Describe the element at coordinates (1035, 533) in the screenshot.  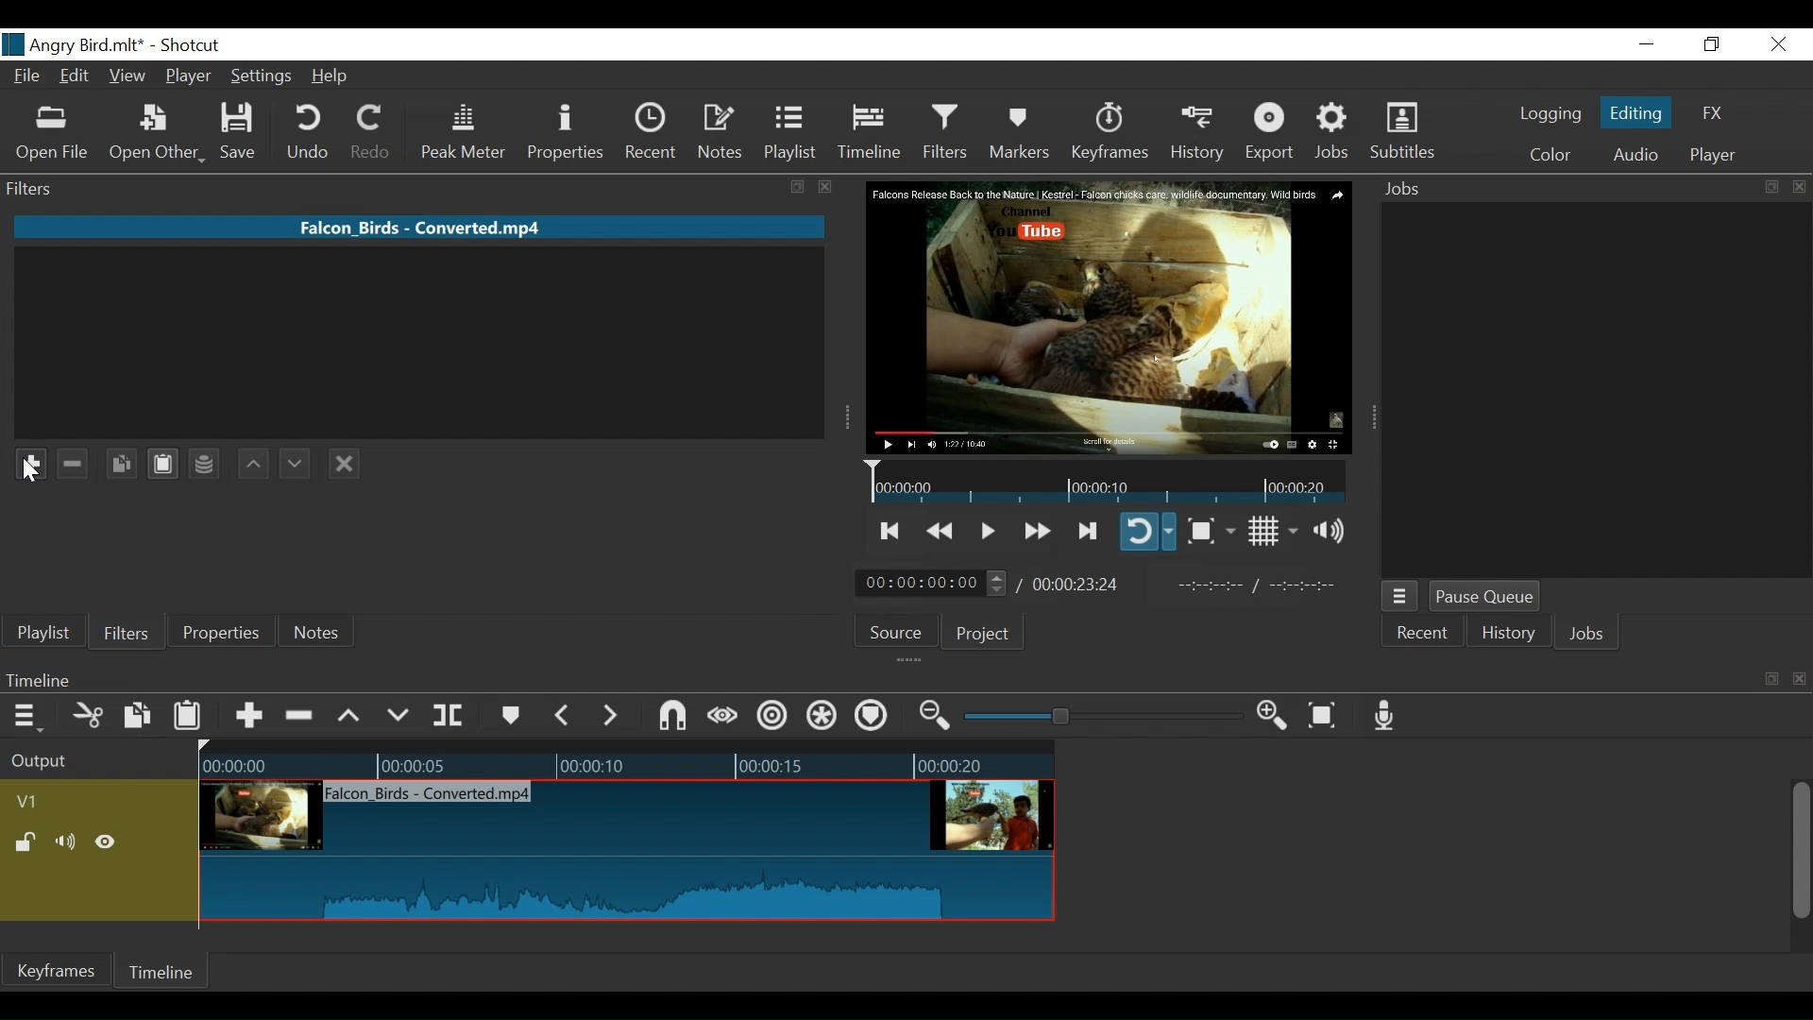
I see `play forward quickly` at that location.